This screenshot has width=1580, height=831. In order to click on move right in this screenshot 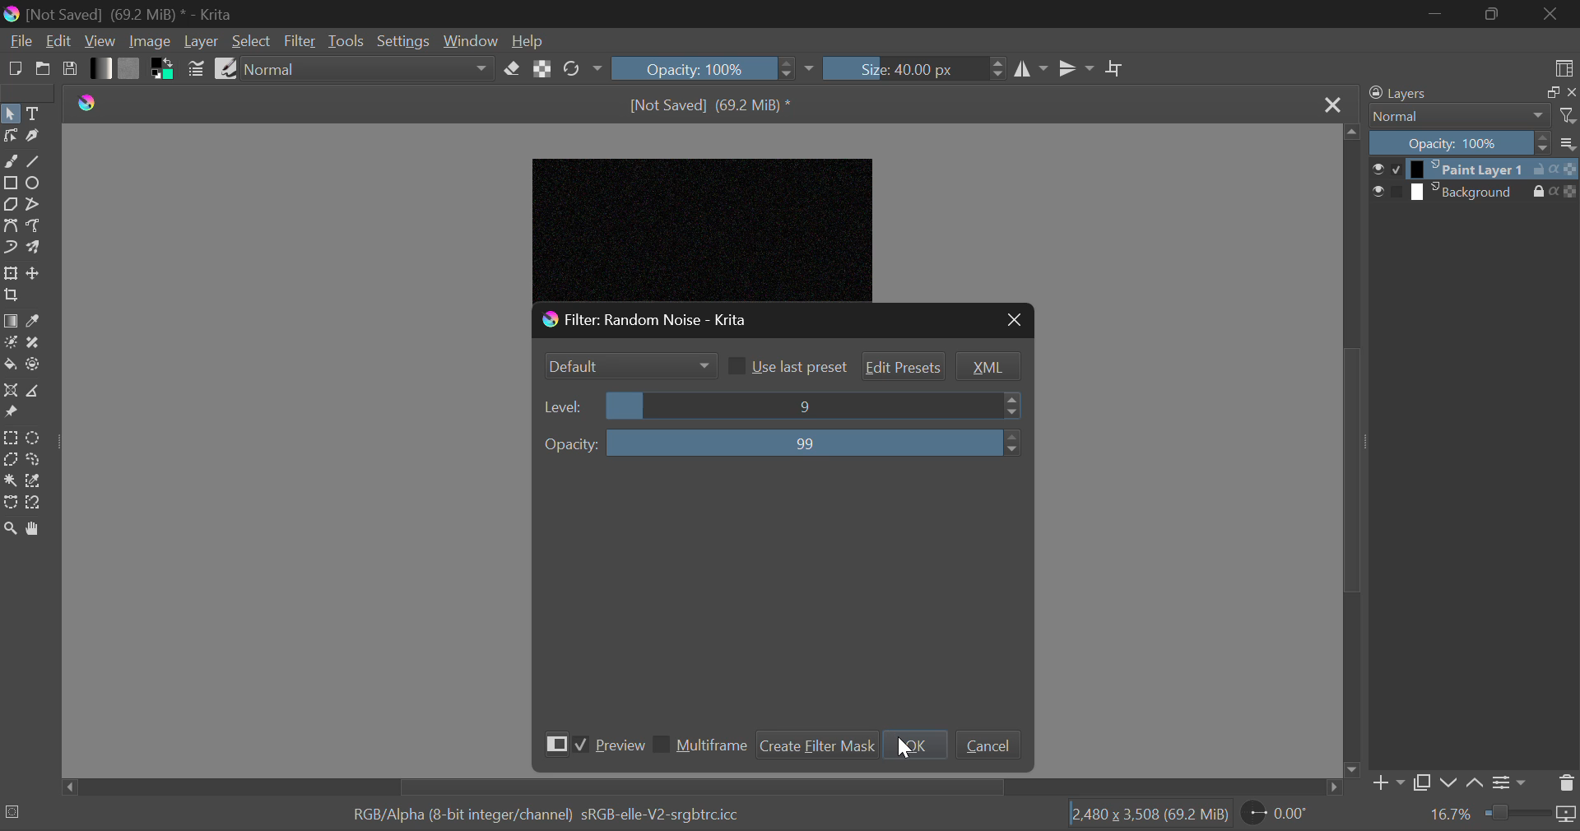, I will do `click(1332, 787)`.